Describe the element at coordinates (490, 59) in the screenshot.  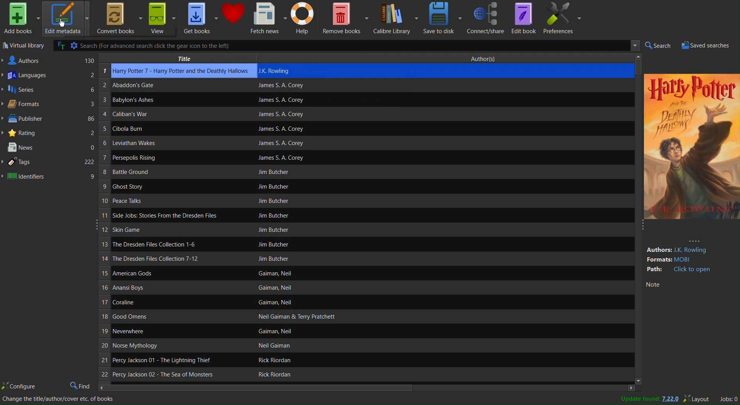
I see `Authors` at that location.